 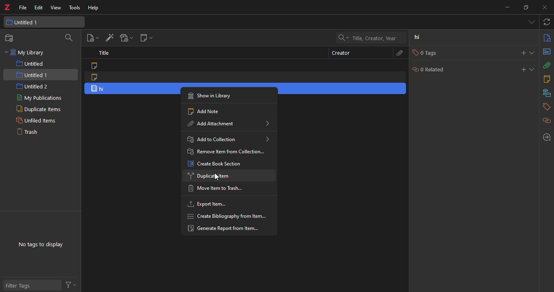 I want to click on view, so click(x=56, y=8).